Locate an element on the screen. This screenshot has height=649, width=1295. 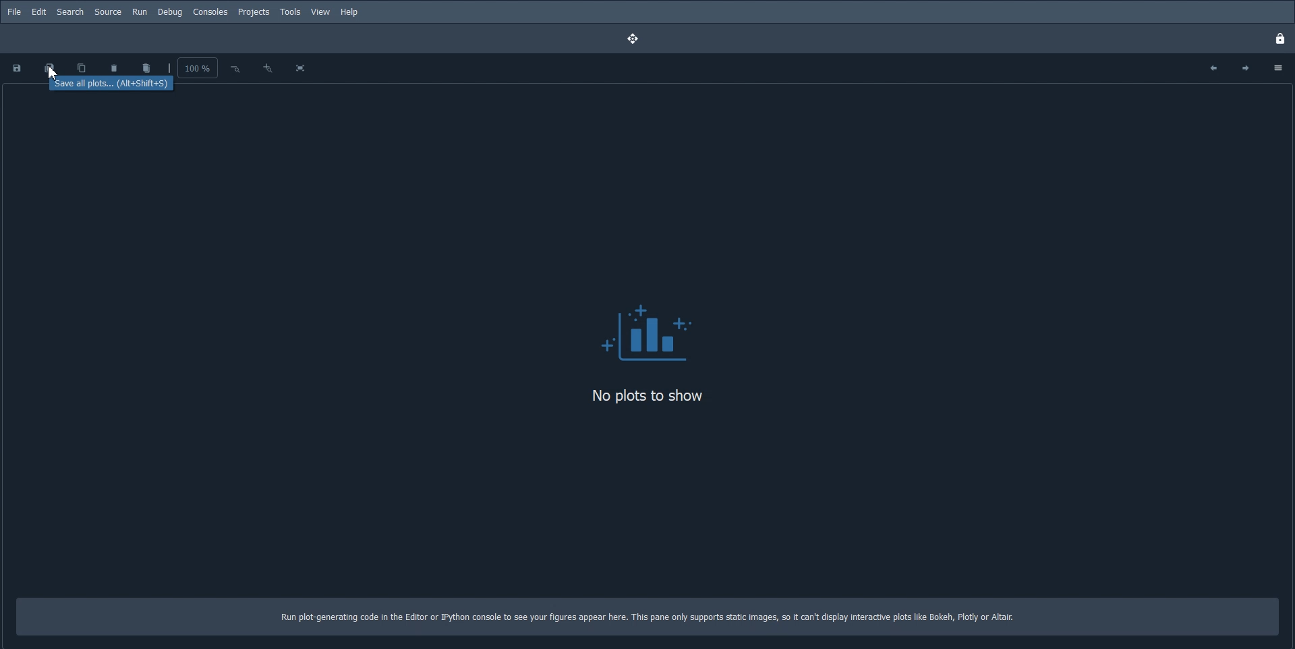
Source is located at coordinates (108, 11).